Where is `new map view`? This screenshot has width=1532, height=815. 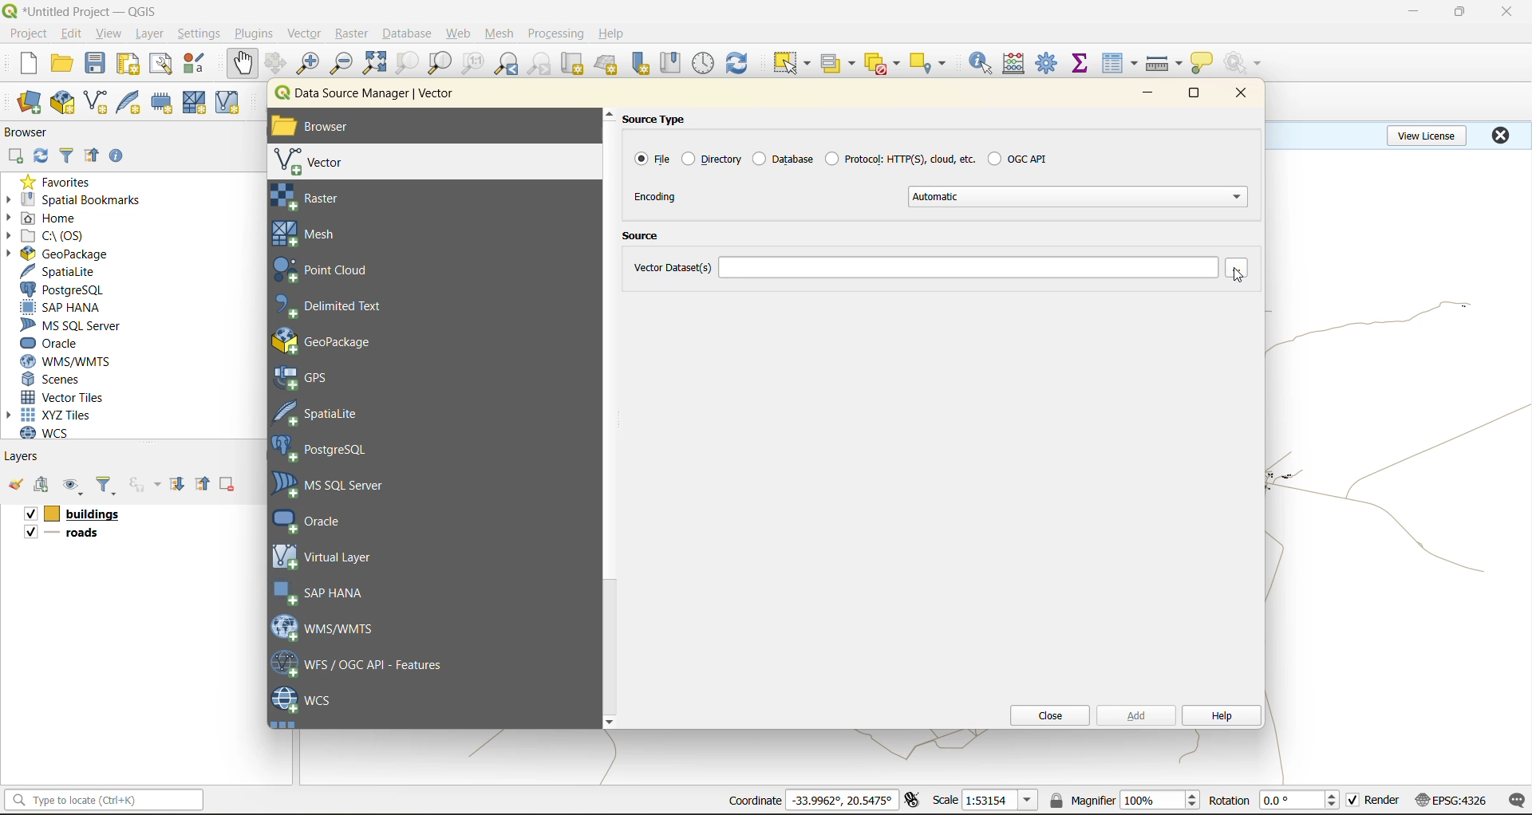
new map view is located at coordinates (574, 66).